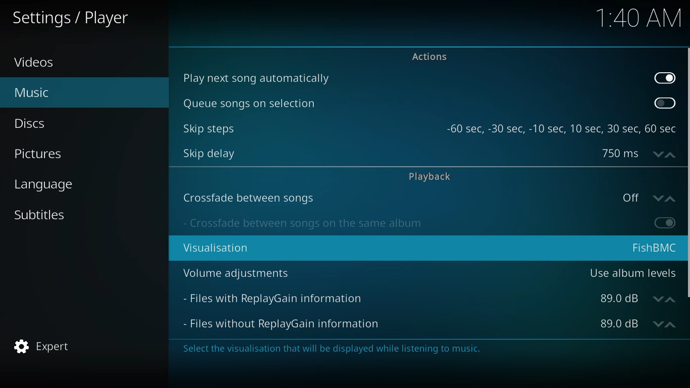 This screenshot has width=690, height=388. Describe the element at coordinates (663, 104) in the screenshot. I see `enable` at that location.